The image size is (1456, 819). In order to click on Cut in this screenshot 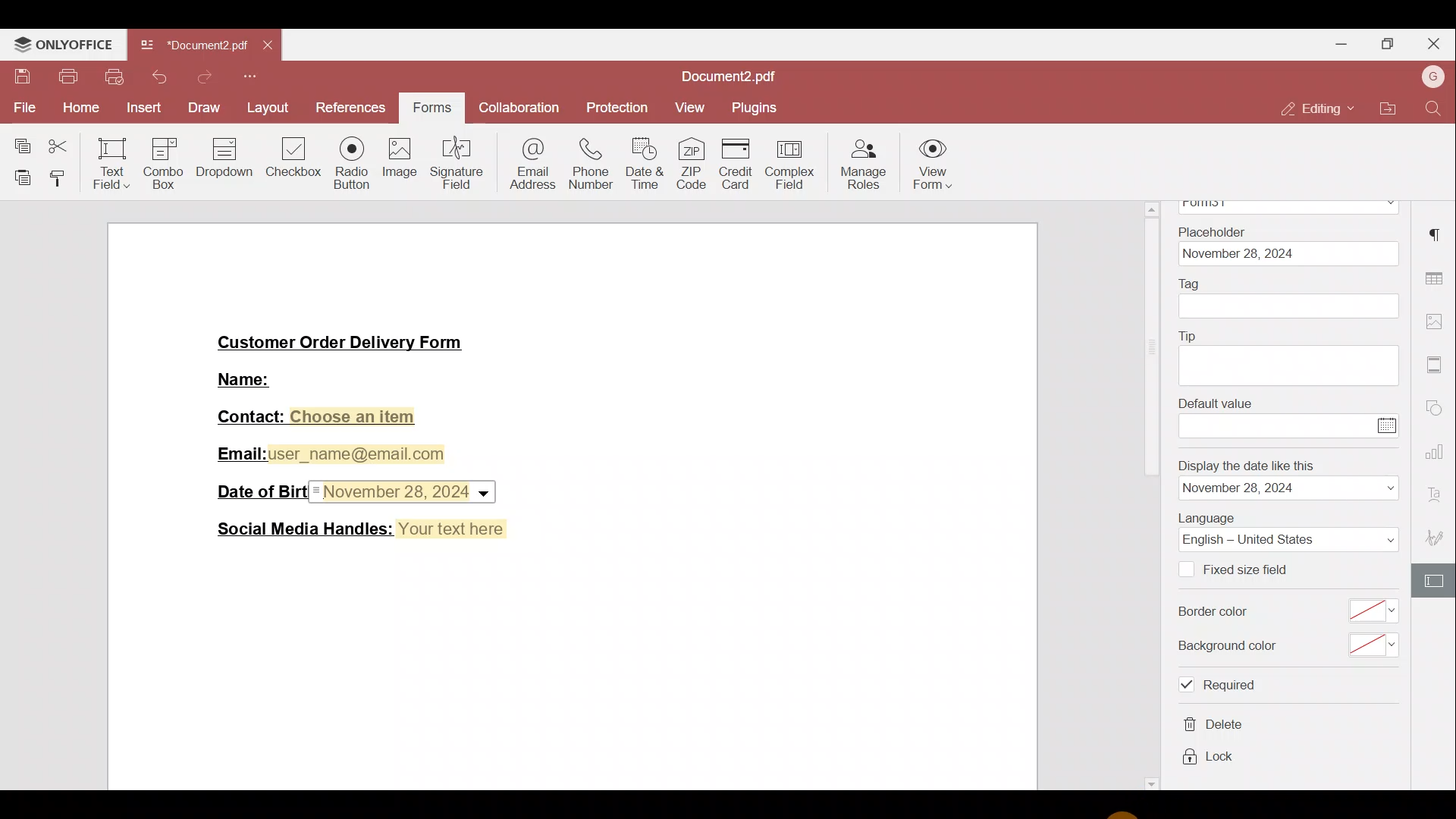, I will do `click(62, 143)`.